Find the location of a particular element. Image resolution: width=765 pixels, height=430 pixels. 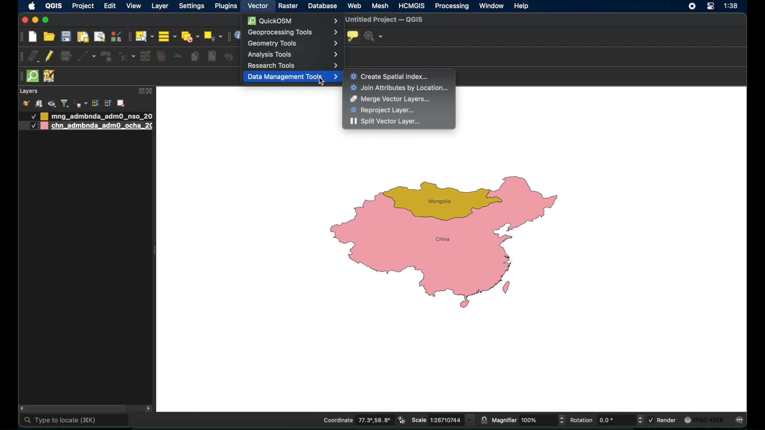

control center is located at coordinates (690, 7).